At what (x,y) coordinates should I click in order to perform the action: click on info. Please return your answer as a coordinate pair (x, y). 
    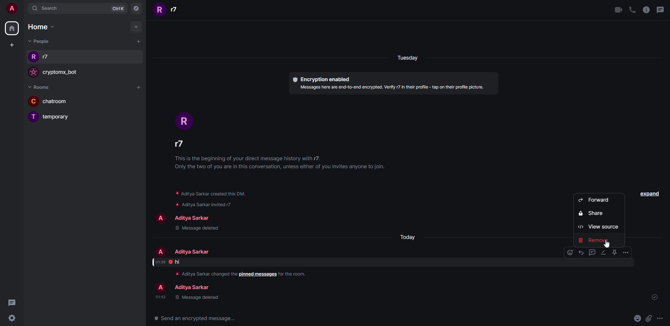
    Looking at the image, I should click on (283, 163).